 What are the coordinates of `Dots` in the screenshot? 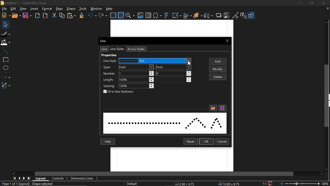 It's located at (174, 67).